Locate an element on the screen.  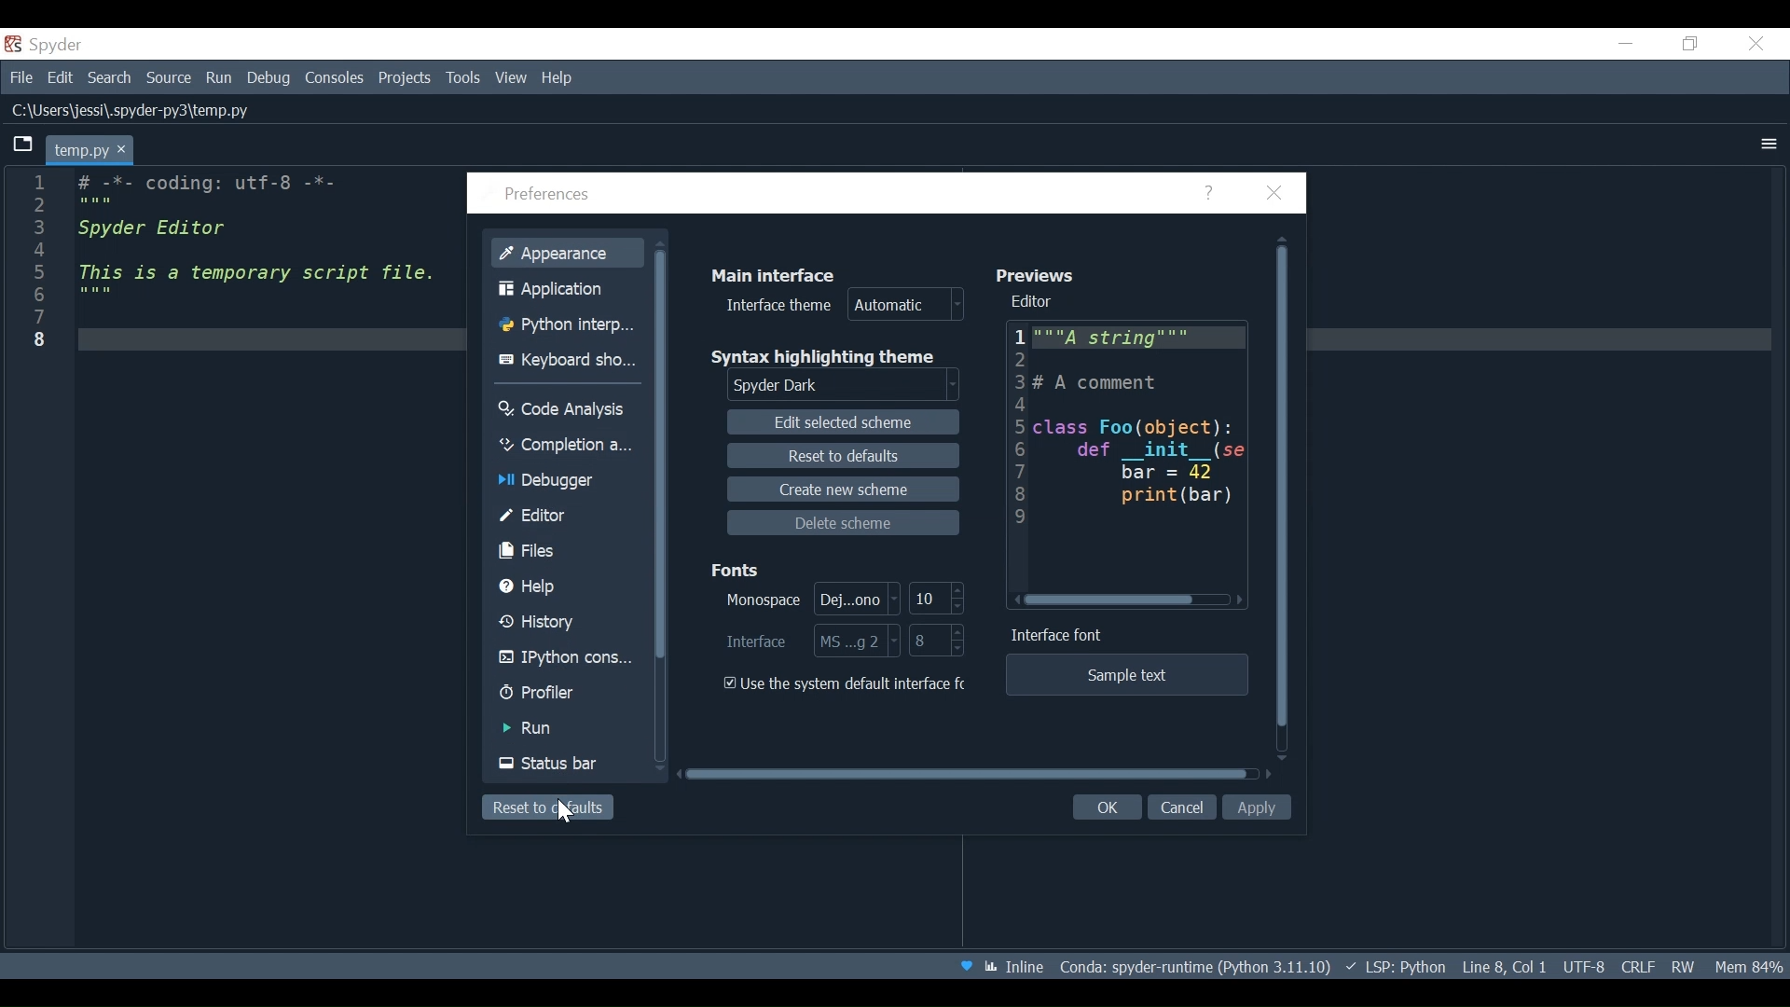
line numbers is located at coordinates (37, 266).